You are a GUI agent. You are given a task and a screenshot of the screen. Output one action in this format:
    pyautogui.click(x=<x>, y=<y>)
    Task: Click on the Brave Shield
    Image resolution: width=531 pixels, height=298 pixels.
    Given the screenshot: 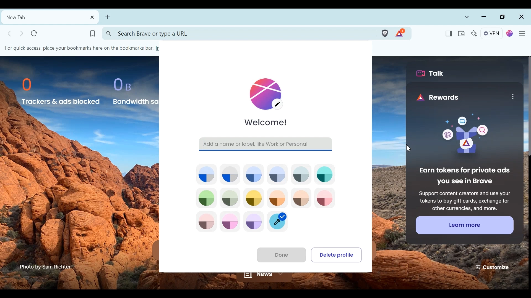 What is the action you would take?
    pyautogui.click(x=384, y=33)
    